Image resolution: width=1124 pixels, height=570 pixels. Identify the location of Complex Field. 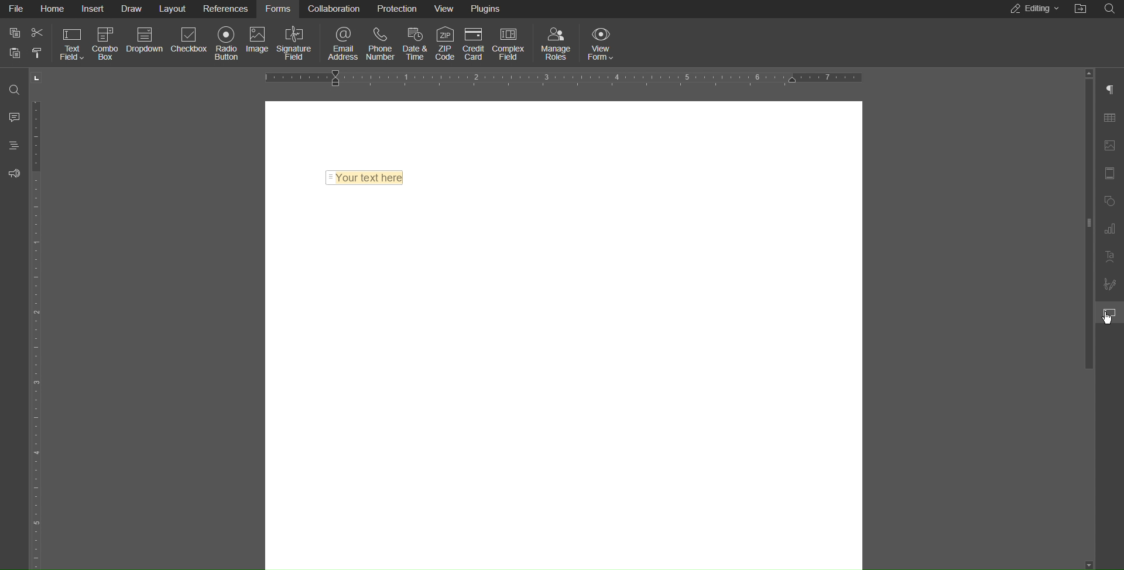
(509, 44).